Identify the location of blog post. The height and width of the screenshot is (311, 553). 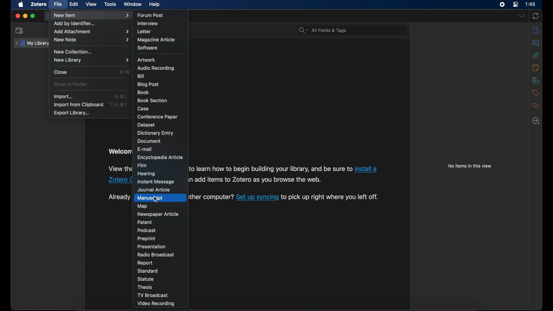
(148, 84).